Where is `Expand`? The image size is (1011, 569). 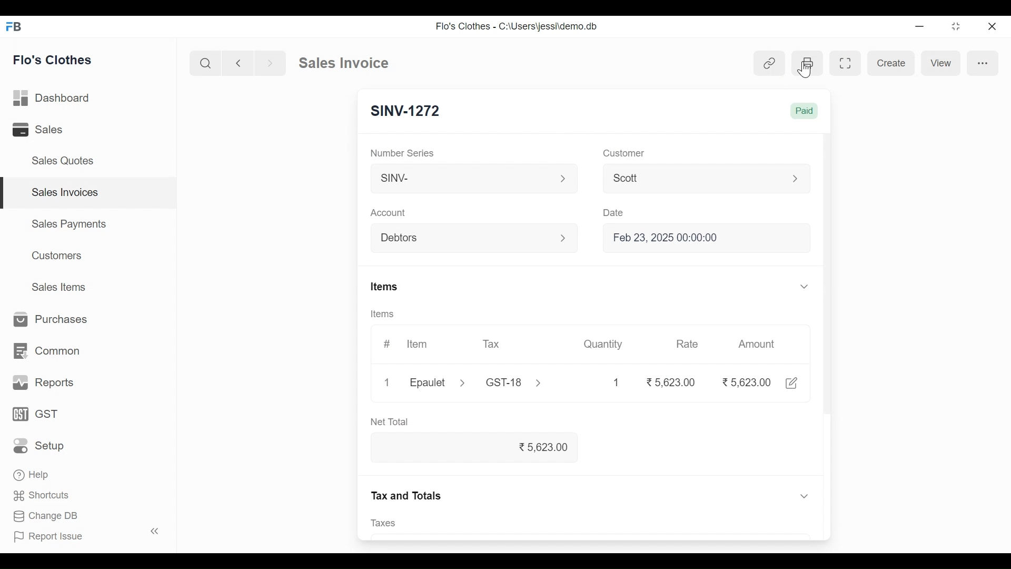 Expand is located at coordinates (804, 496).